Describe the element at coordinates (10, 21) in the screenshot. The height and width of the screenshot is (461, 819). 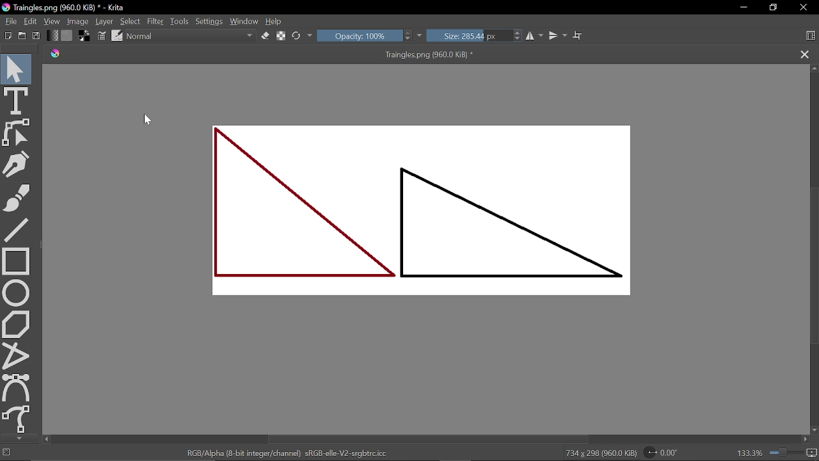
I see `File` at that location.